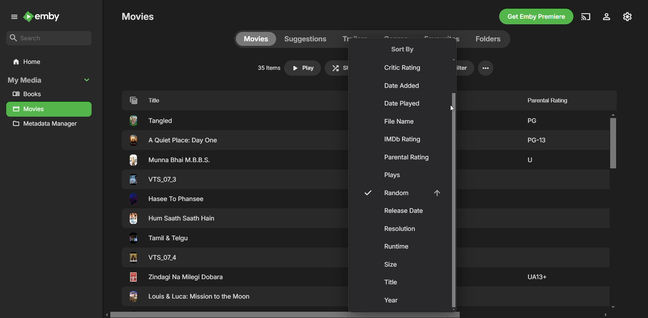 This screenshot has width=648, height=318. Describe the element at coordinates (535, 17) in the screenshot. I see `Get Emby Premier` at that location.